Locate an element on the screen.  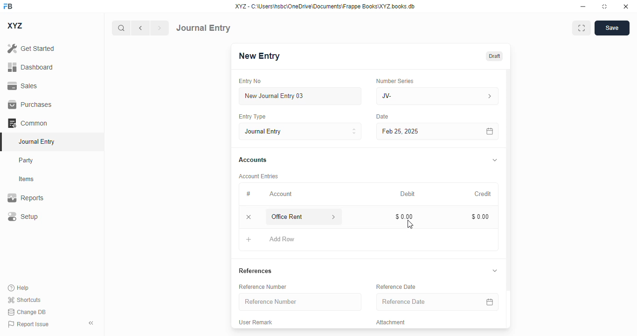
account is located at coordinates (281, 194).